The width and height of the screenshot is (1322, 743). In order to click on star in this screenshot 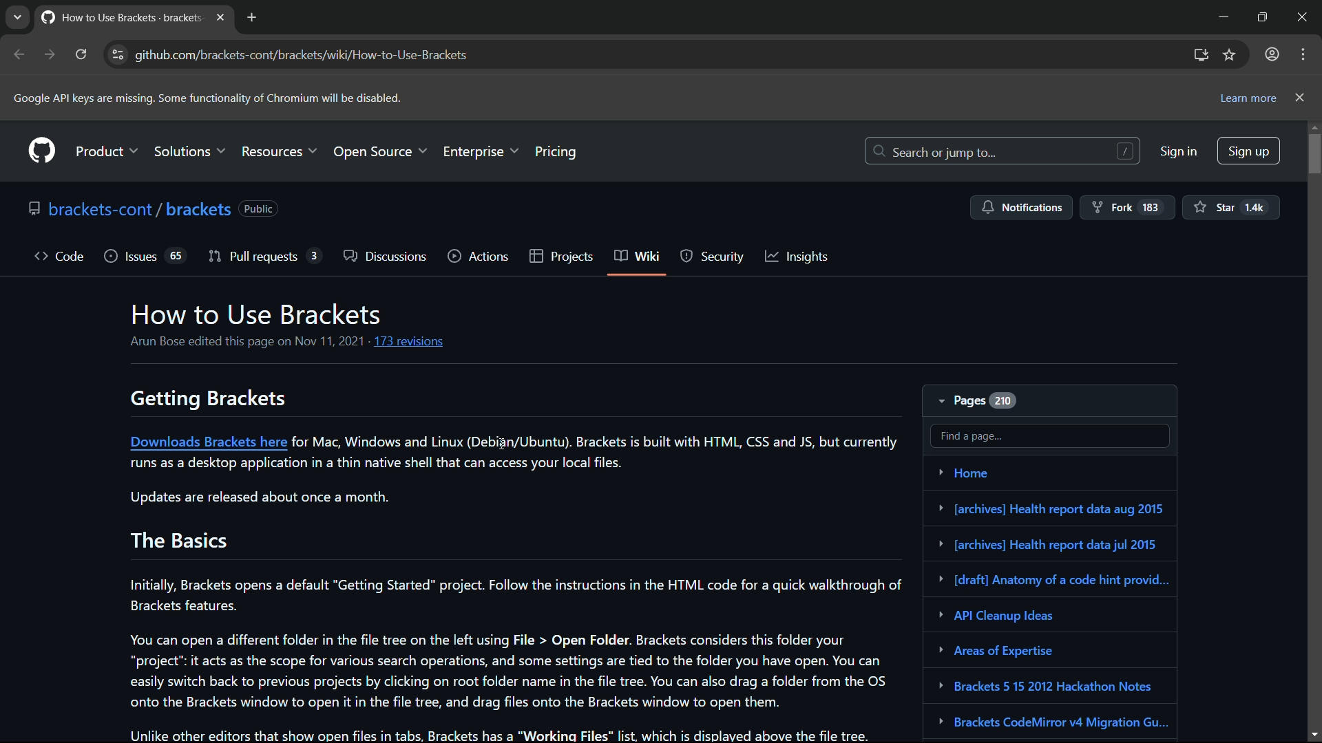, I will do `click(1232, 206)`.